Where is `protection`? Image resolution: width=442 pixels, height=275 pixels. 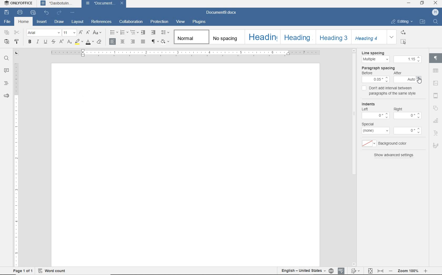
protection is located at coordinates (160, 22).